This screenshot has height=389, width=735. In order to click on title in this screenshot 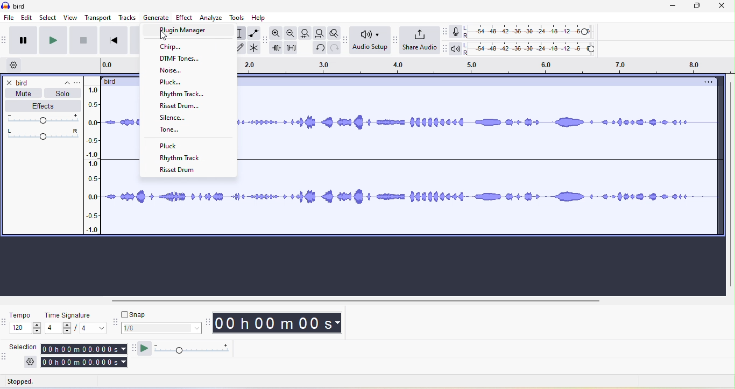, I will do `click(16, 5)`.